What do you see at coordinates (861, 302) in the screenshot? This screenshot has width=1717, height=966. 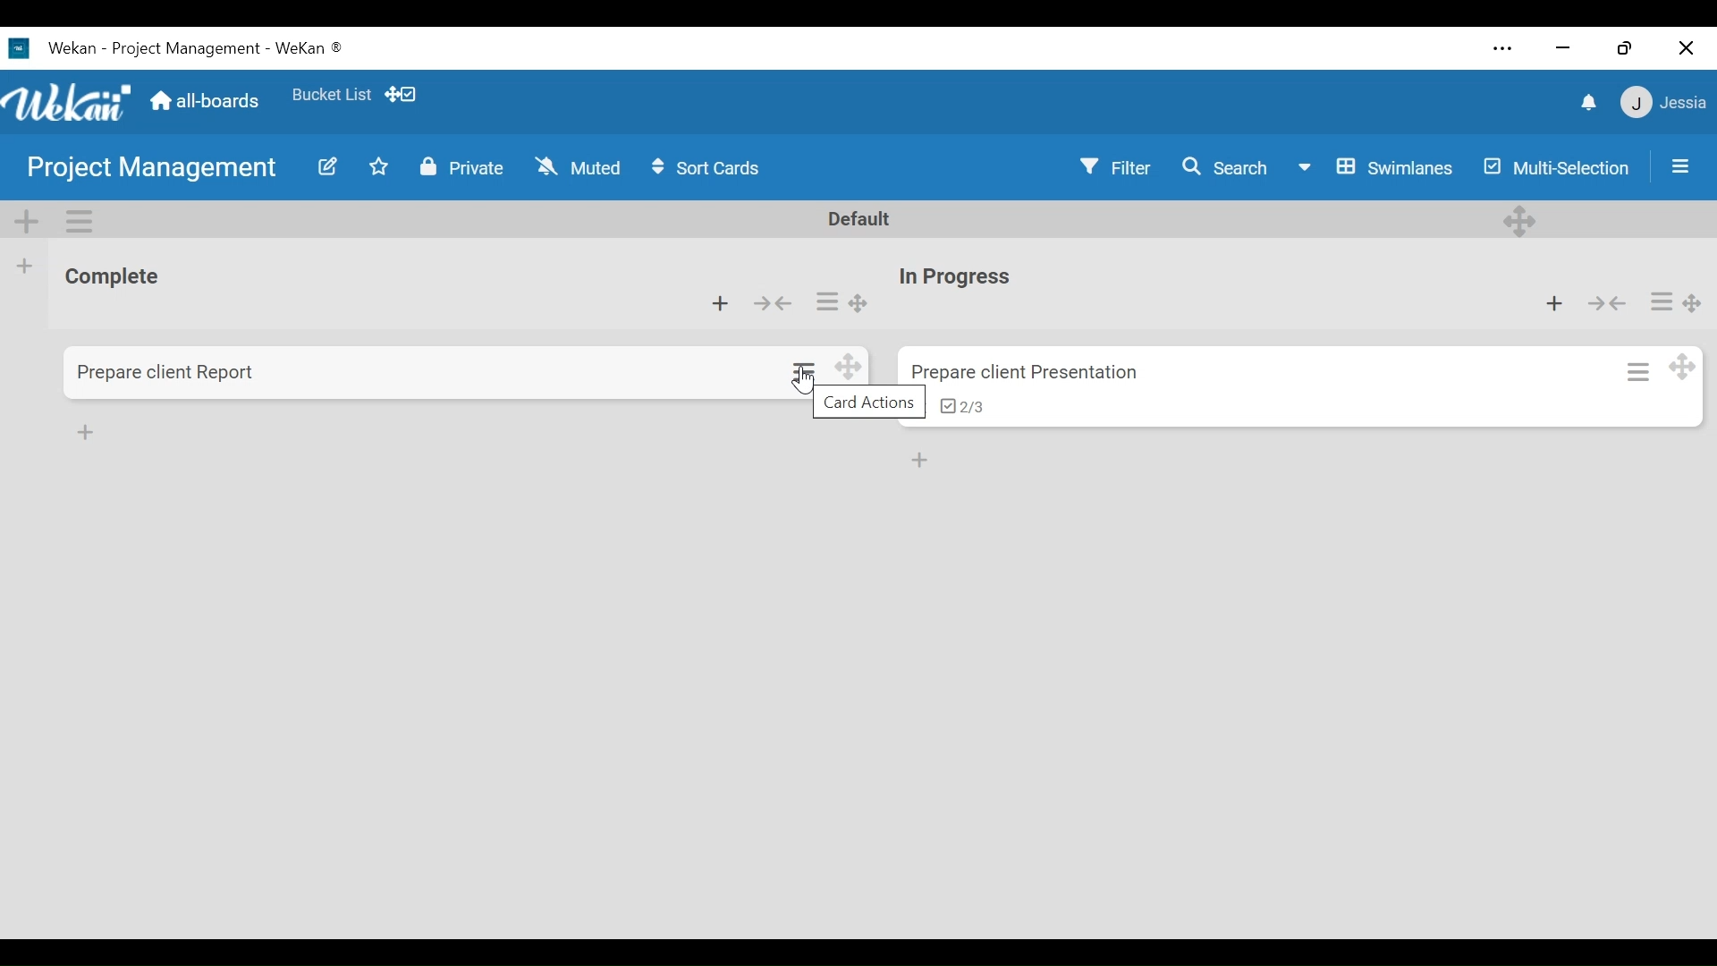 I see `Desktop drag handle` at bounding box center [861, 302].